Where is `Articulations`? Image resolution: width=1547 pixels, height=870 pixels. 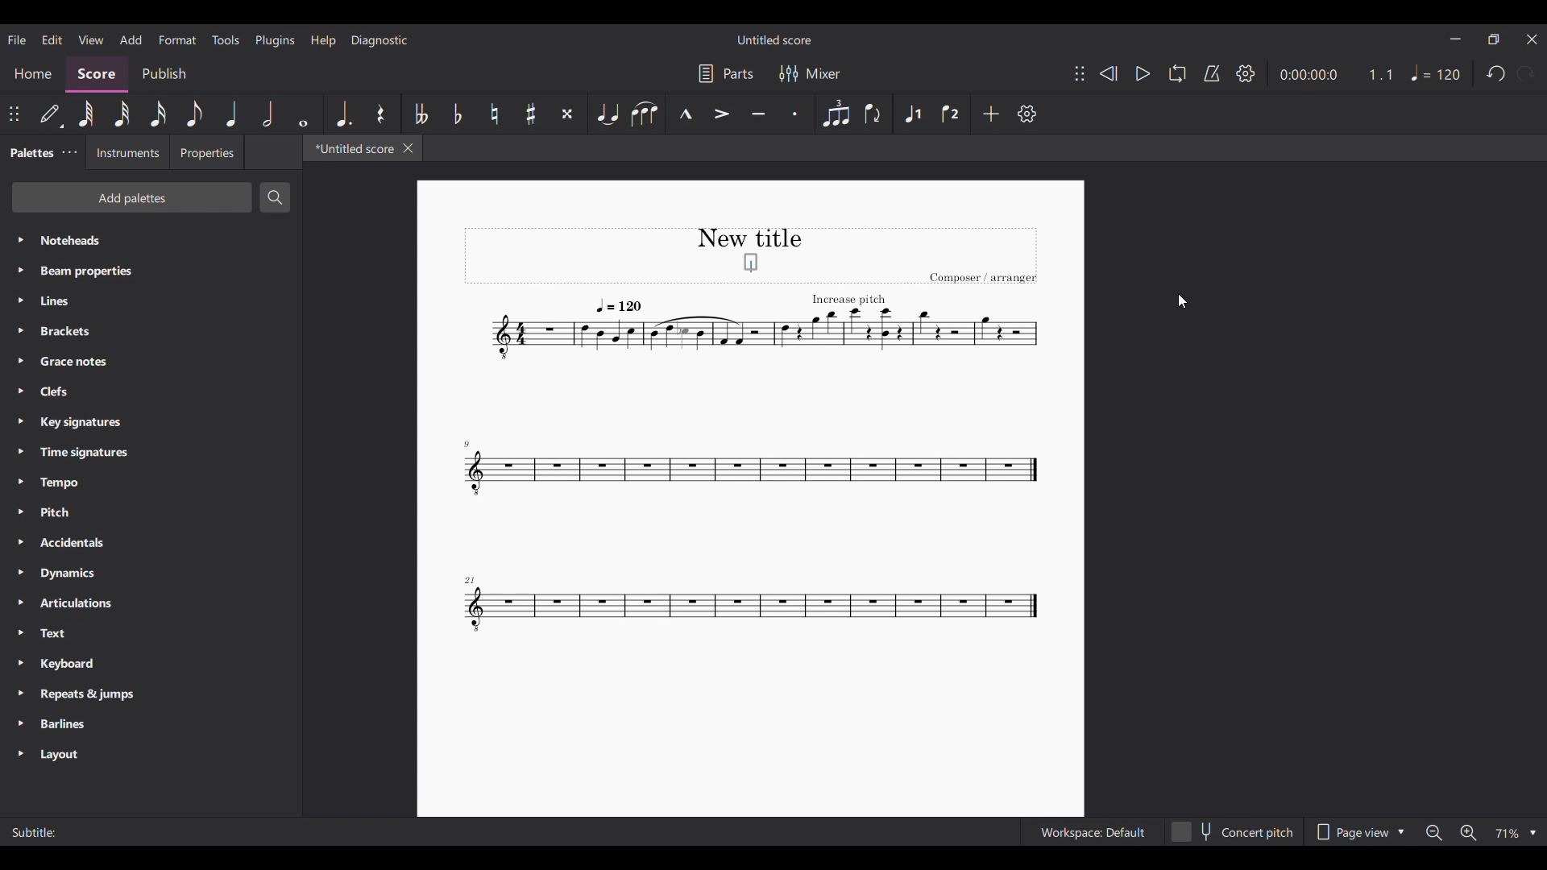
Articulations is located at coordinates (152, 603).